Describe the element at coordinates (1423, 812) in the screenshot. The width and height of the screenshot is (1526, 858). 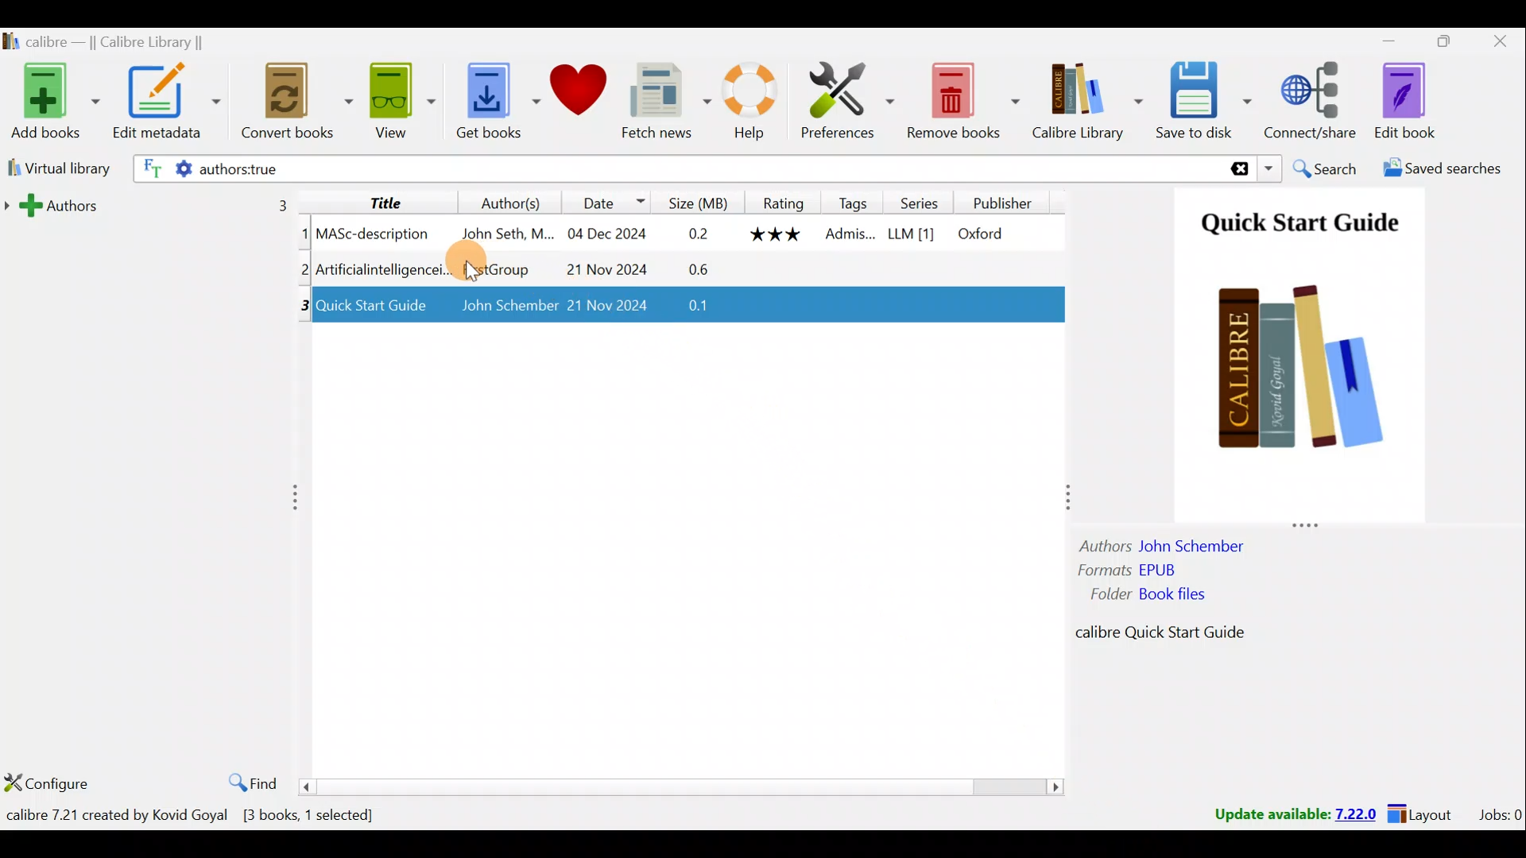
I see `Layout` at that location.